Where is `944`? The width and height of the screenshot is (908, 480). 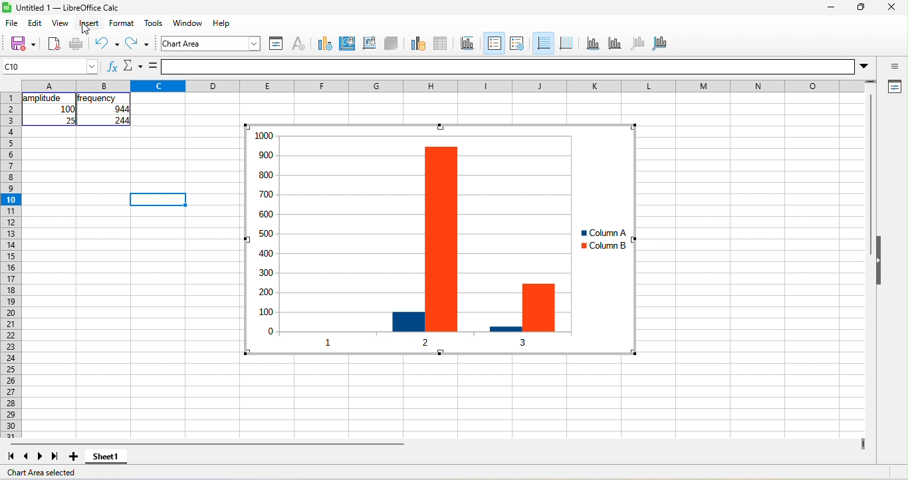
944 is located at coordinates (115, 110).